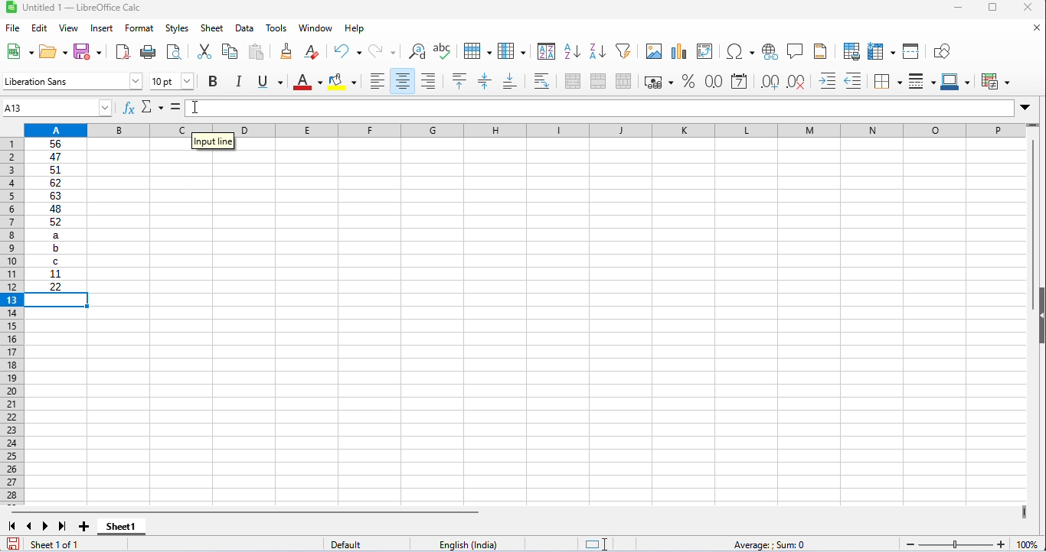 The height and width of the screenshot is (552, 1046). I want to click on font color, so click(308, 82).